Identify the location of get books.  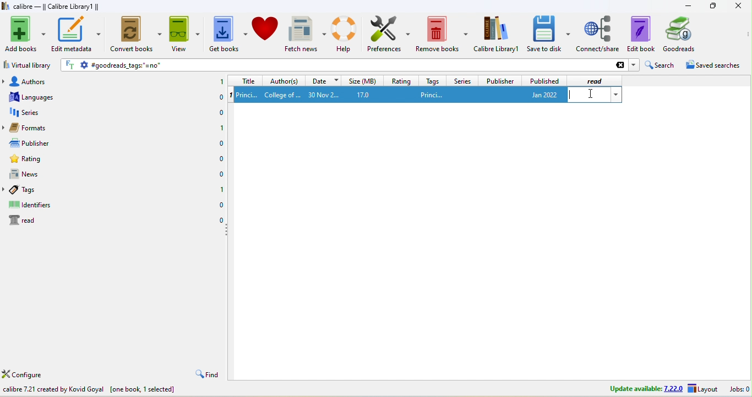
(228, 34).